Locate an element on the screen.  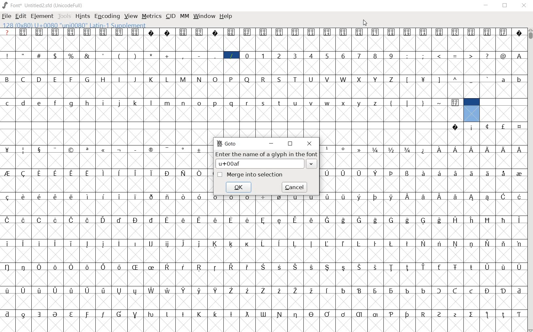
Symbol is located at coordinates (440, 33).